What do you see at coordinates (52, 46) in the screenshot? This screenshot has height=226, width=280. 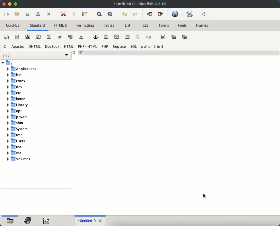 I see `DocBook` at bounding box center [52, 46].